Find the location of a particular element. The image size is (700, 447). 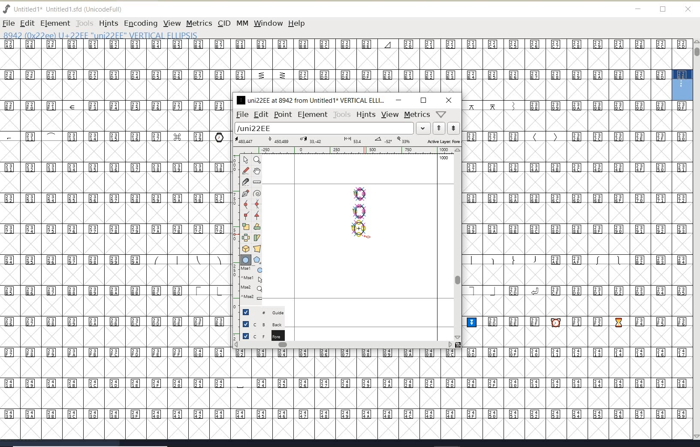

SCROLLBAR is located at coordinates (696, 240).